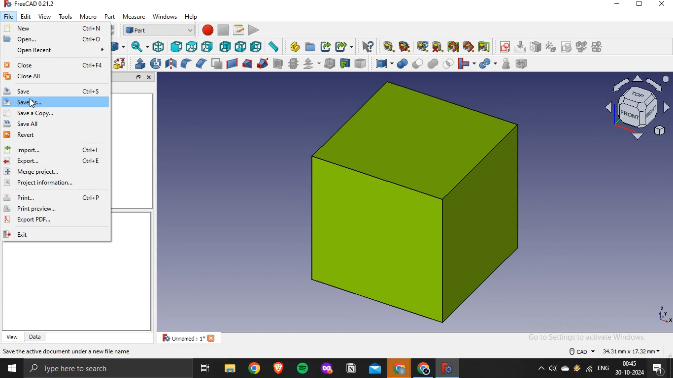  I want to click on boolean, so click(402, 63).